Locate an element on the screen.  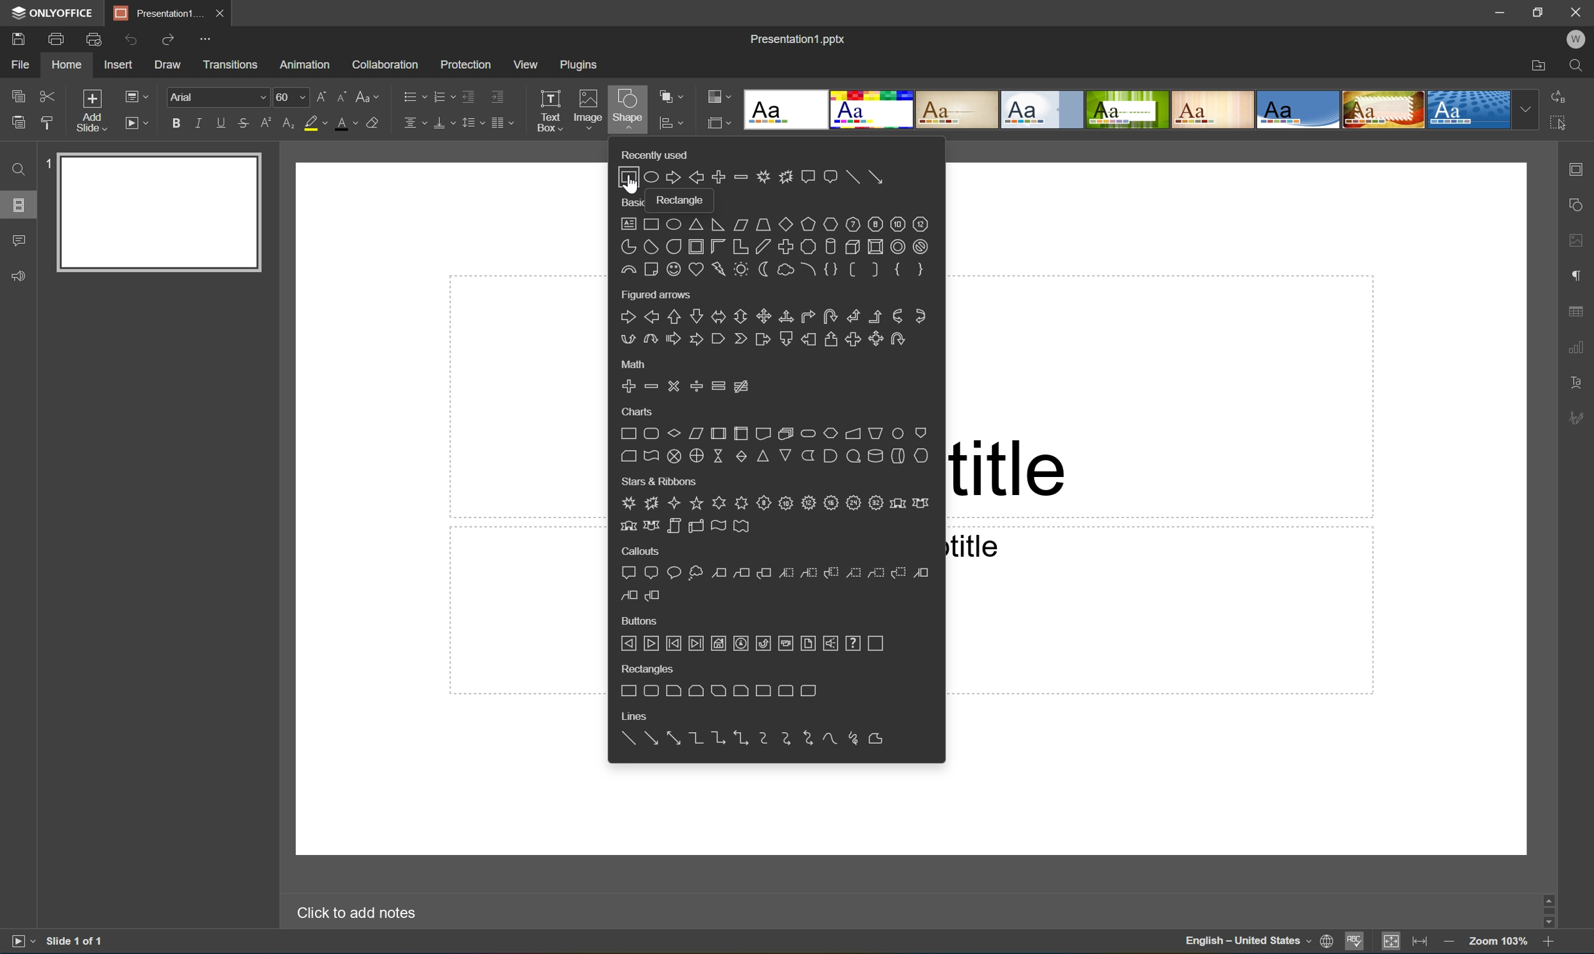
Animation is located at coordinates (307, 66).